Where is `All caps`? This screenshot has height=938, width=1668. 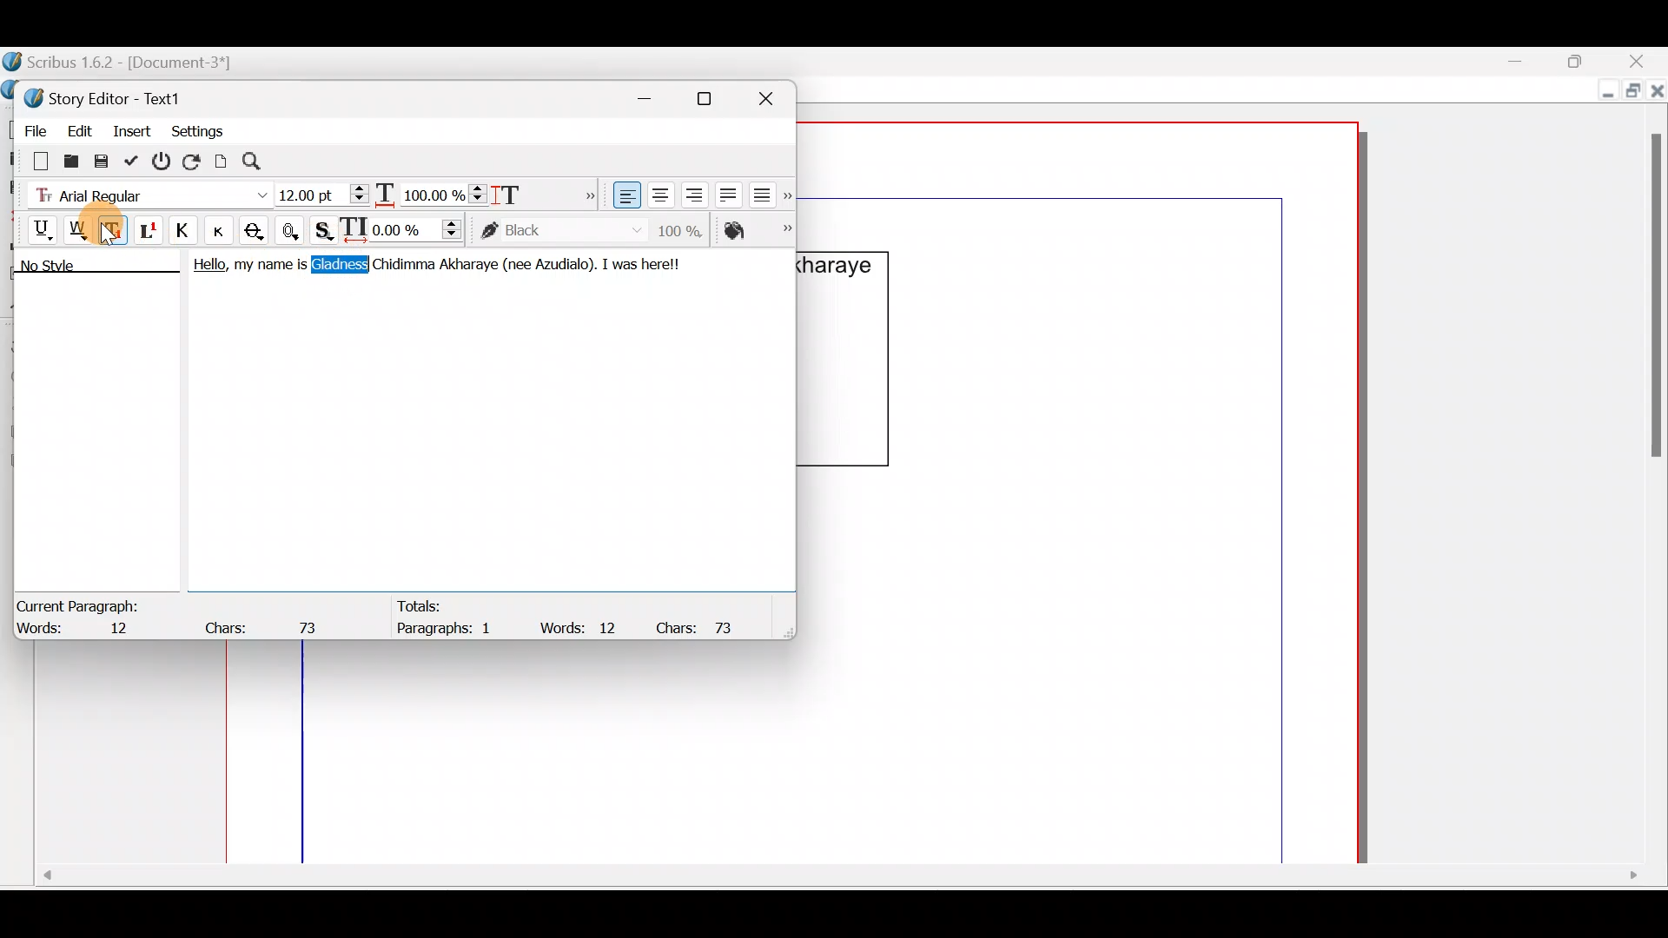
All caps is located at coordinates (187, 233).